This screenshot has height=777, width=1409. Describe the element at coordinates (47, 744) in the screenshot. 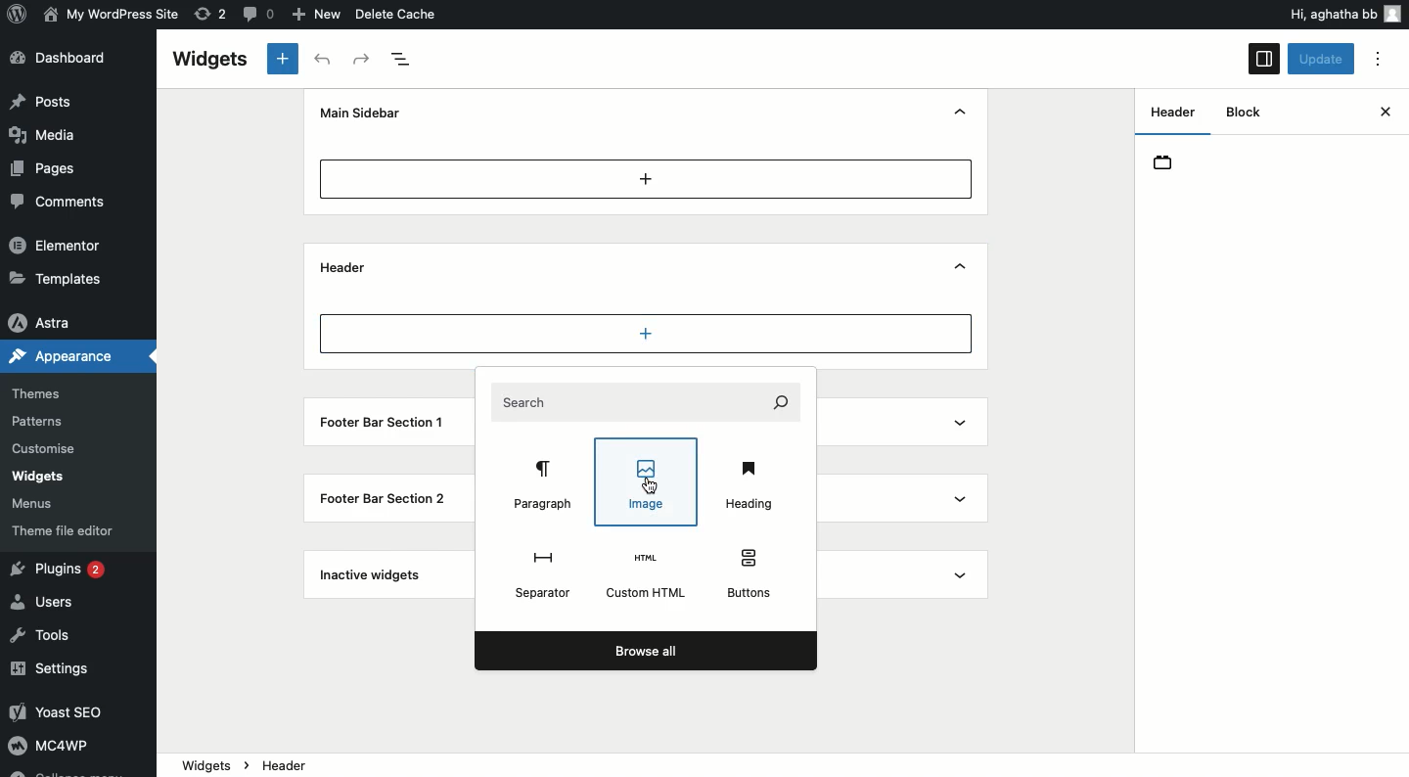

I see `MC4WP` at that location.